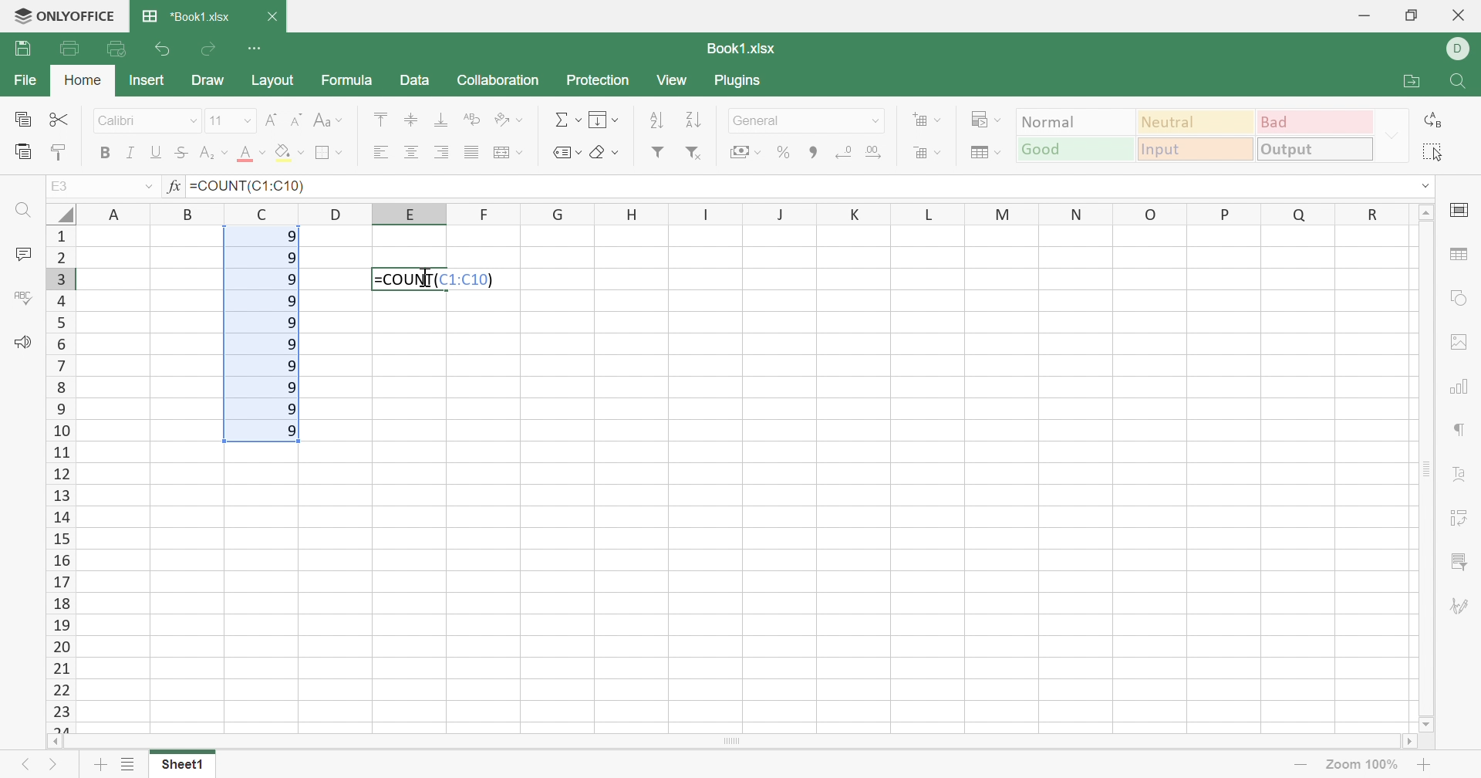  What do you see at coordinates (1428, 212) in the screenshot?
I see `Scroll Up` at bounding box center [1428, 212].